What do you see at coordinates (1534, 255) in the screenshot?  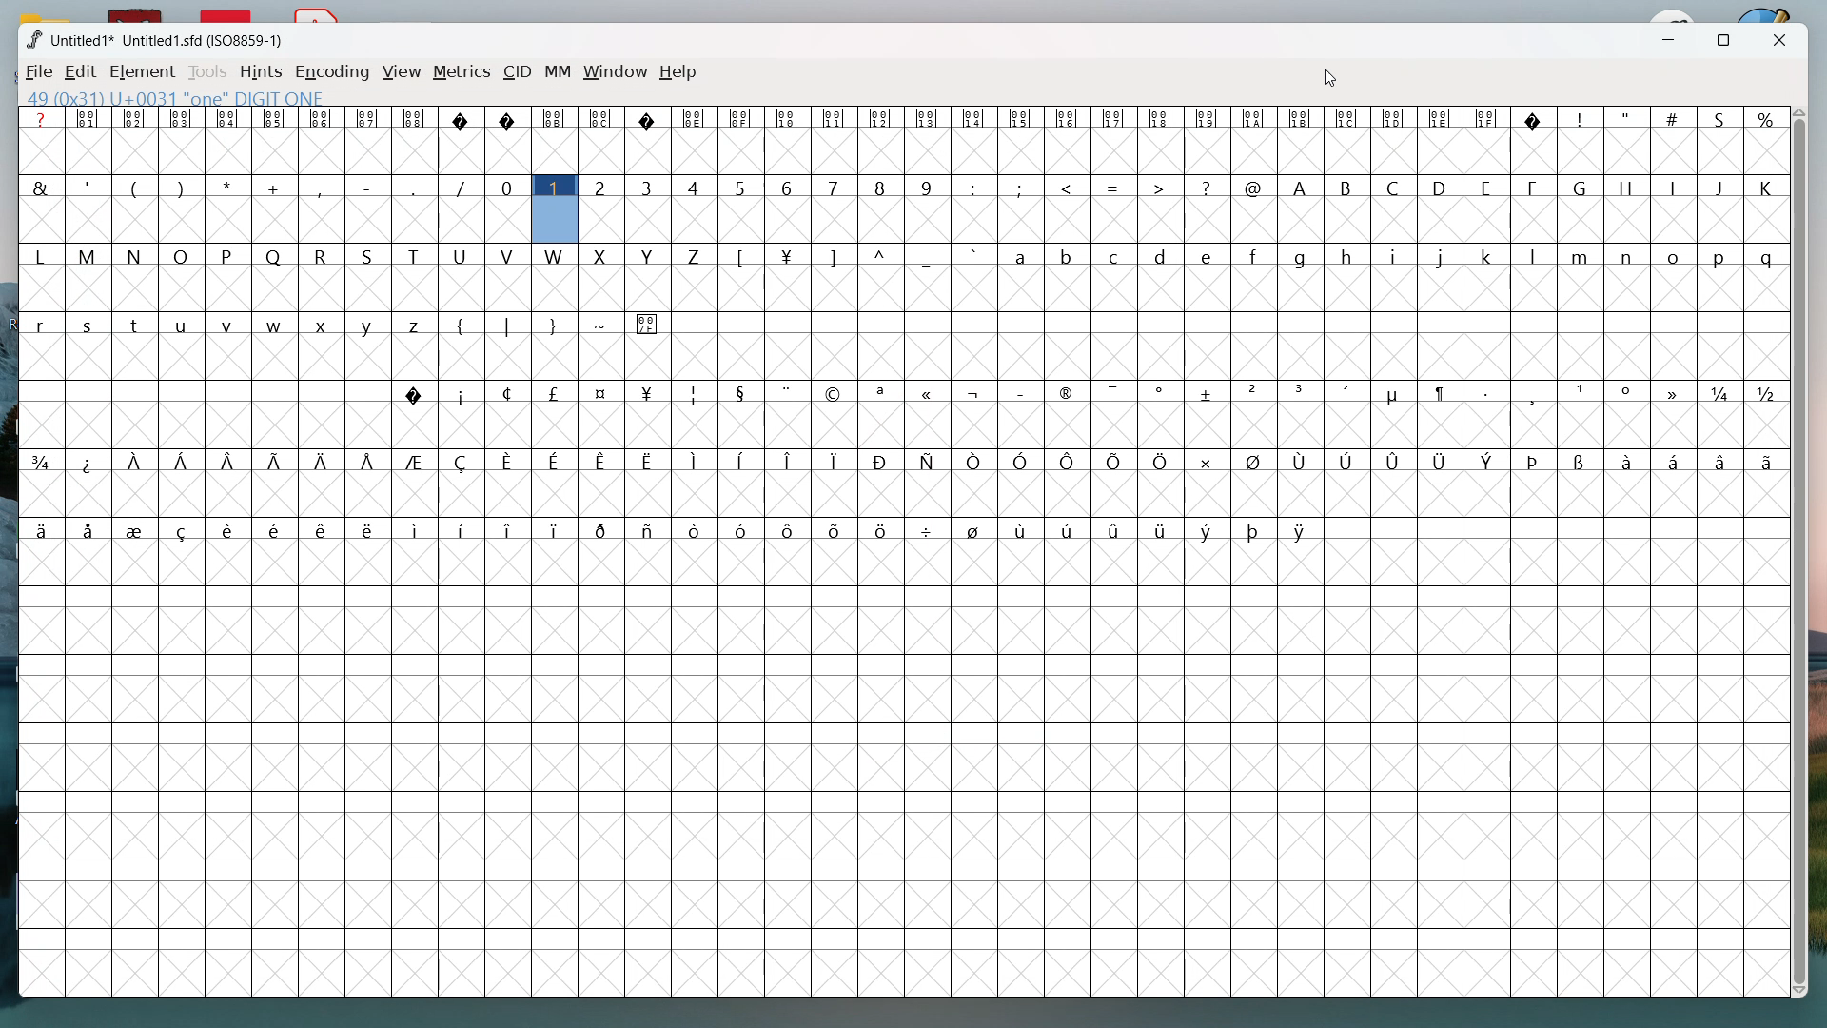 I see `l` at bounding box center [1534, 255].